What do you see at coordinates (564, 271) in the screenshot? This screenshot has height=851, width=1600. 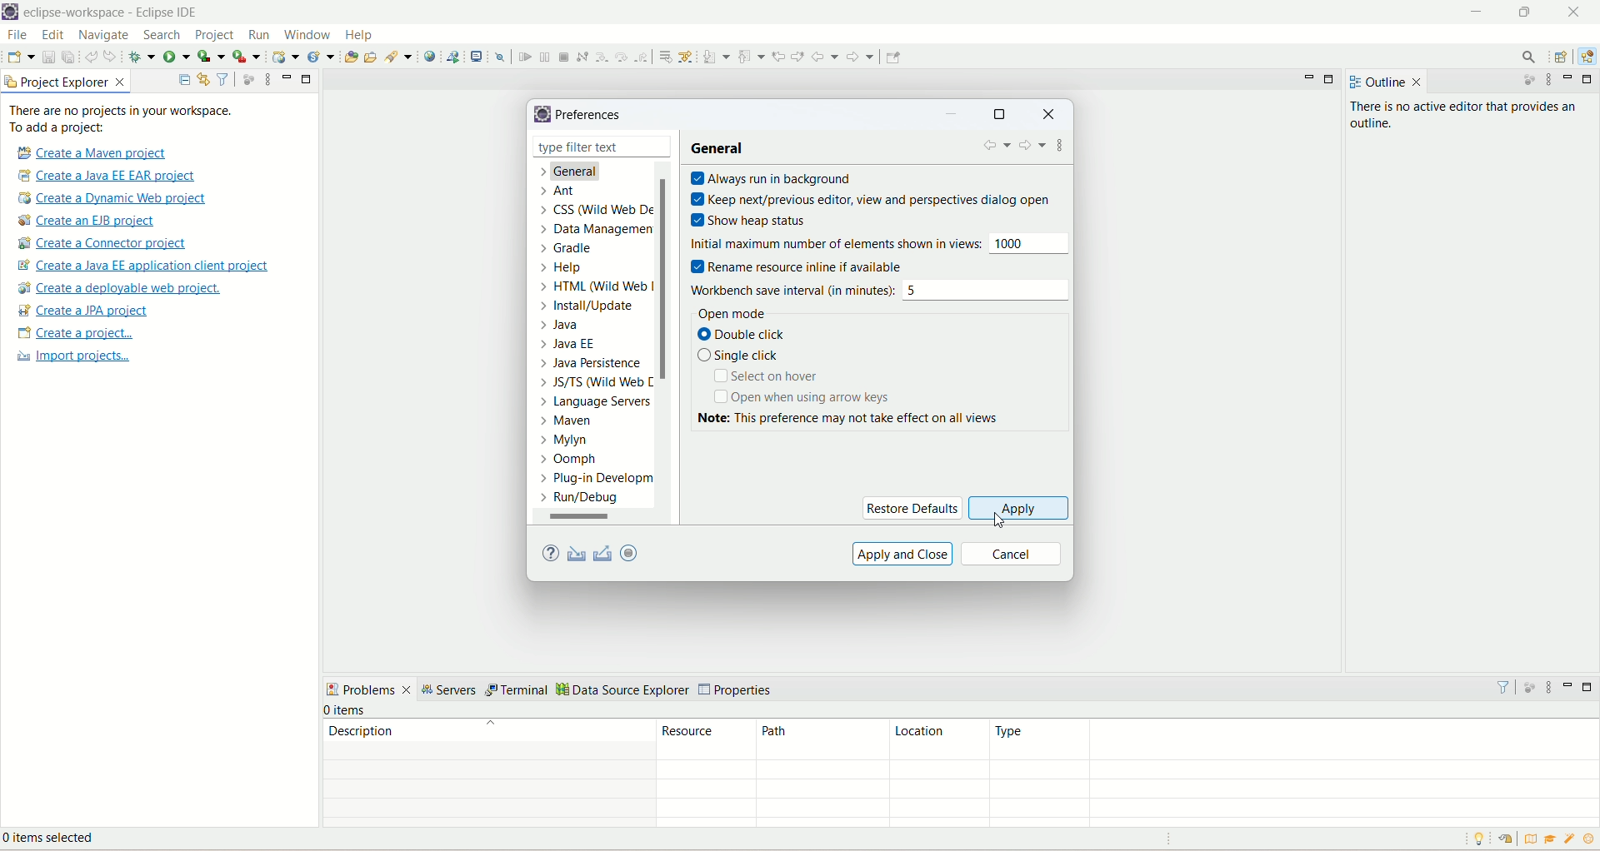 I see `Help` at bounding box center [564, 271].